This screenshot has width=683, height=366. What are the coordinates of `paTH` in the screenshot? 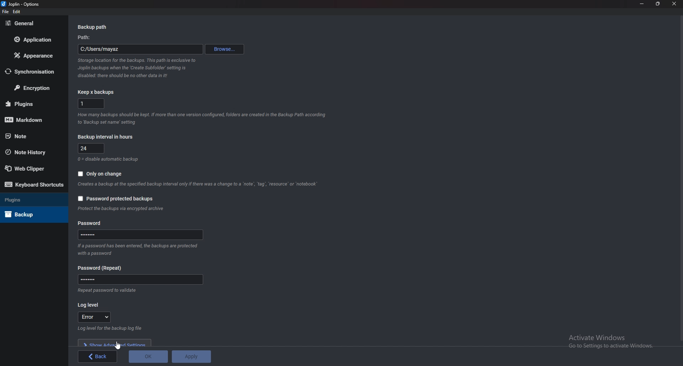 It's located at (86, 38).